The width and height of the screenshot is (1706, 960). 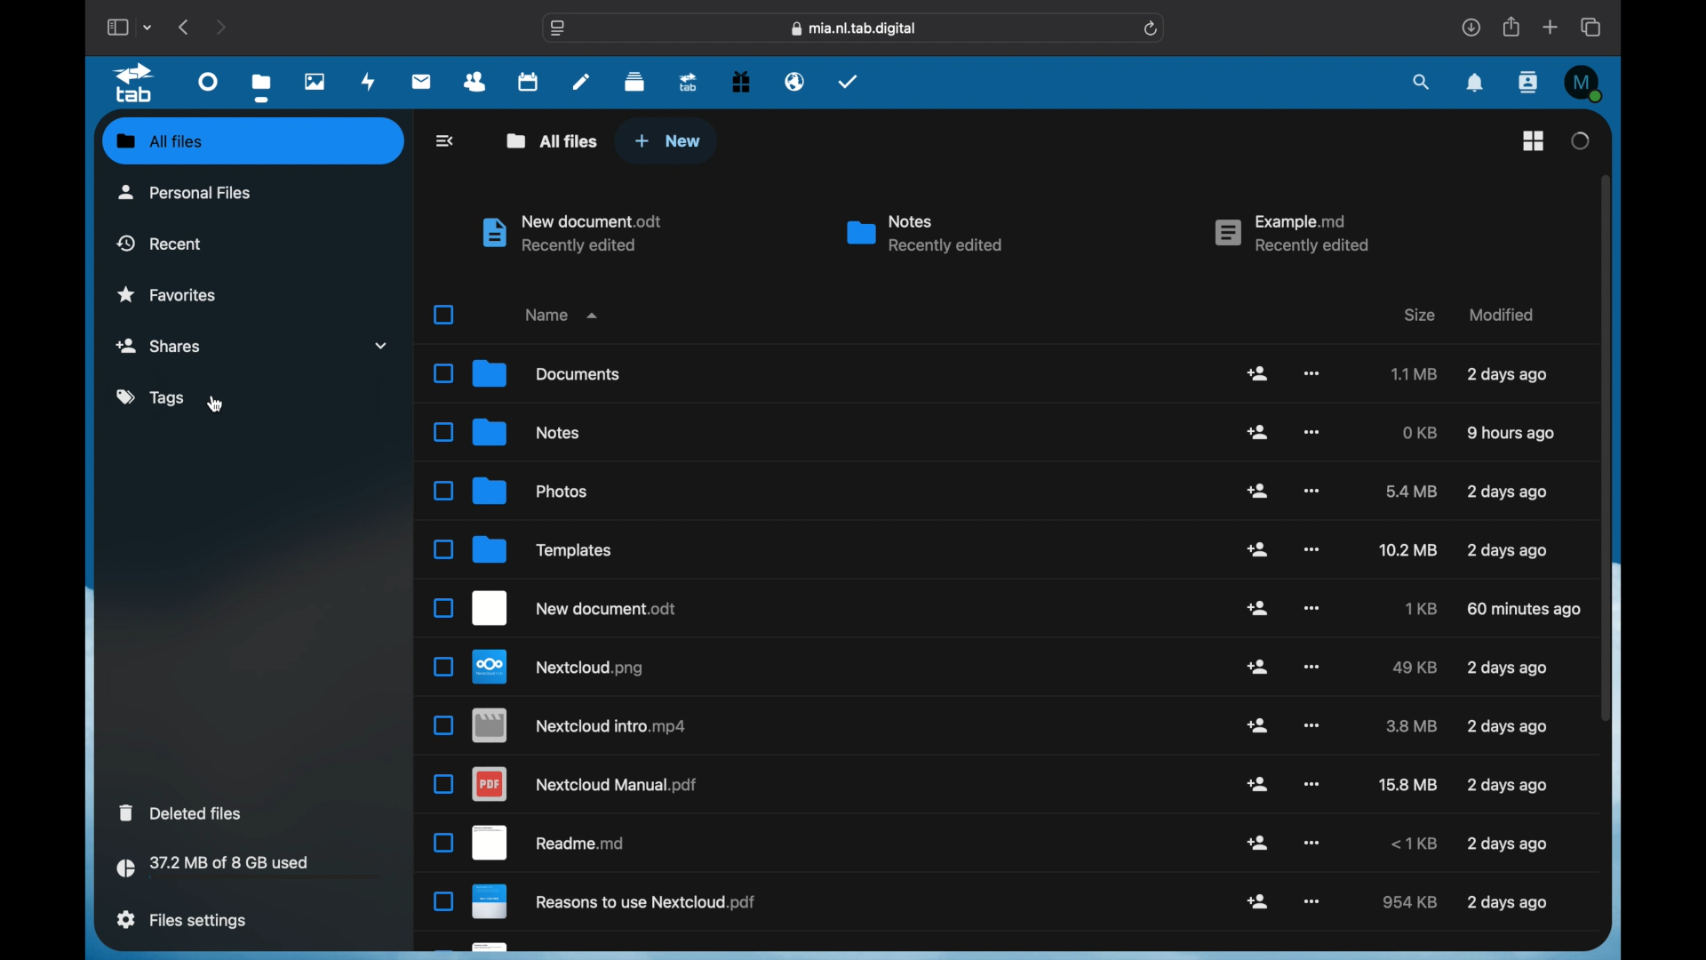 What do you see at coordinates (1415, 668) in the screenshot?
I see `size` at bounding box center [1415, 668].